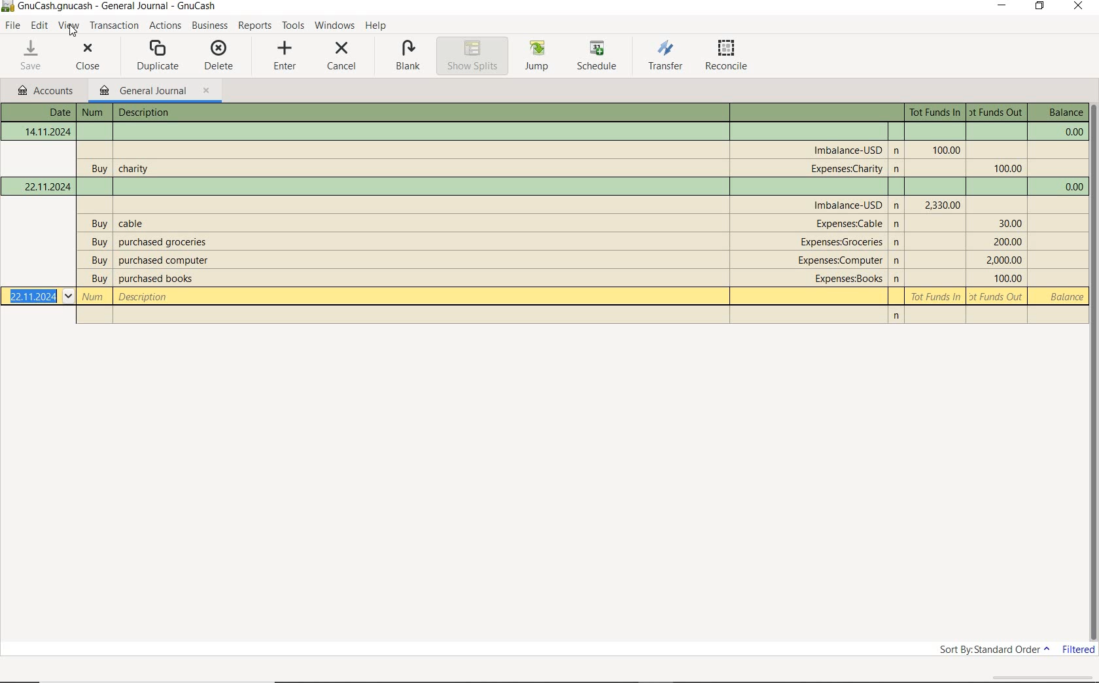 Image resolution: width=1099 pixels, height=683 pixels. What do you see at coordinates (97, 169) in the screenshot?
I see `buy` at bounding box center [97, 169].